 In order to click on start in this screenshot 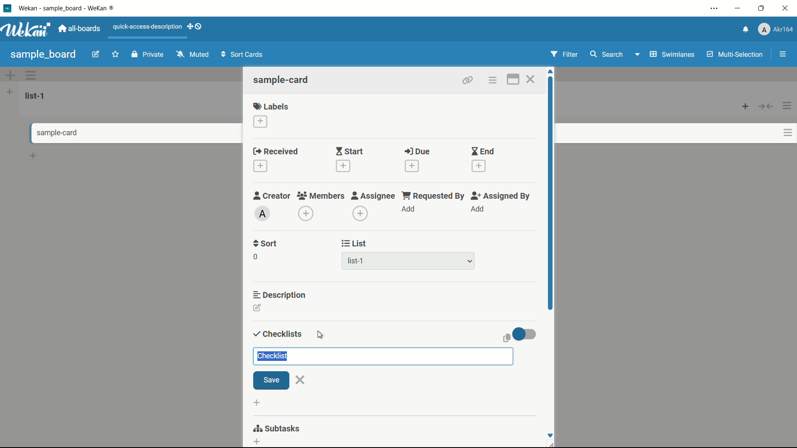, I will do `click(349, 152)`.